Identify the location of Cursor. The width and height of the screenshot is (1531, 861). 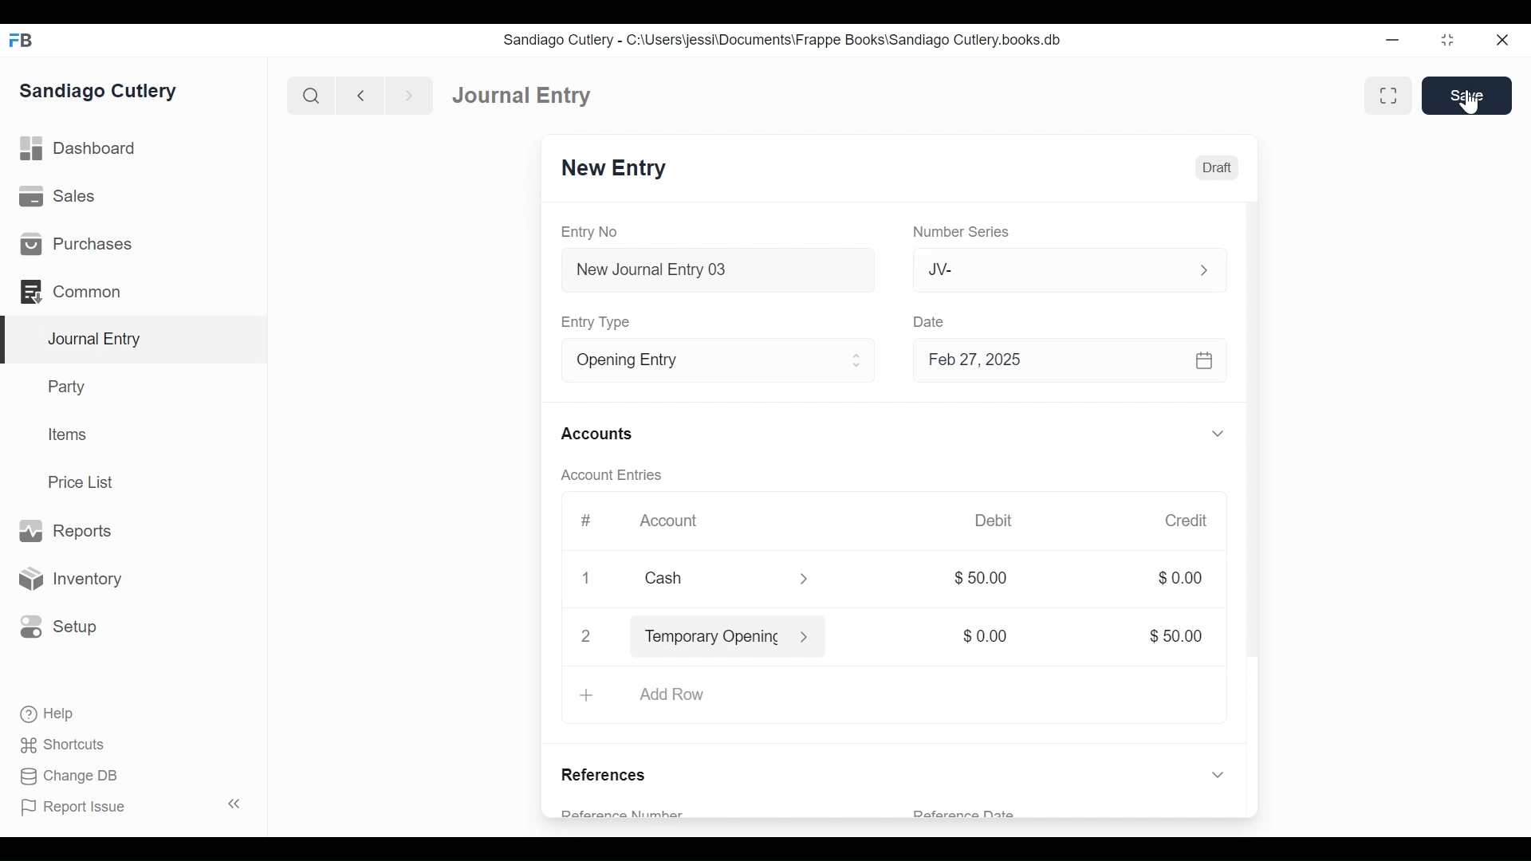
(1470, 101).